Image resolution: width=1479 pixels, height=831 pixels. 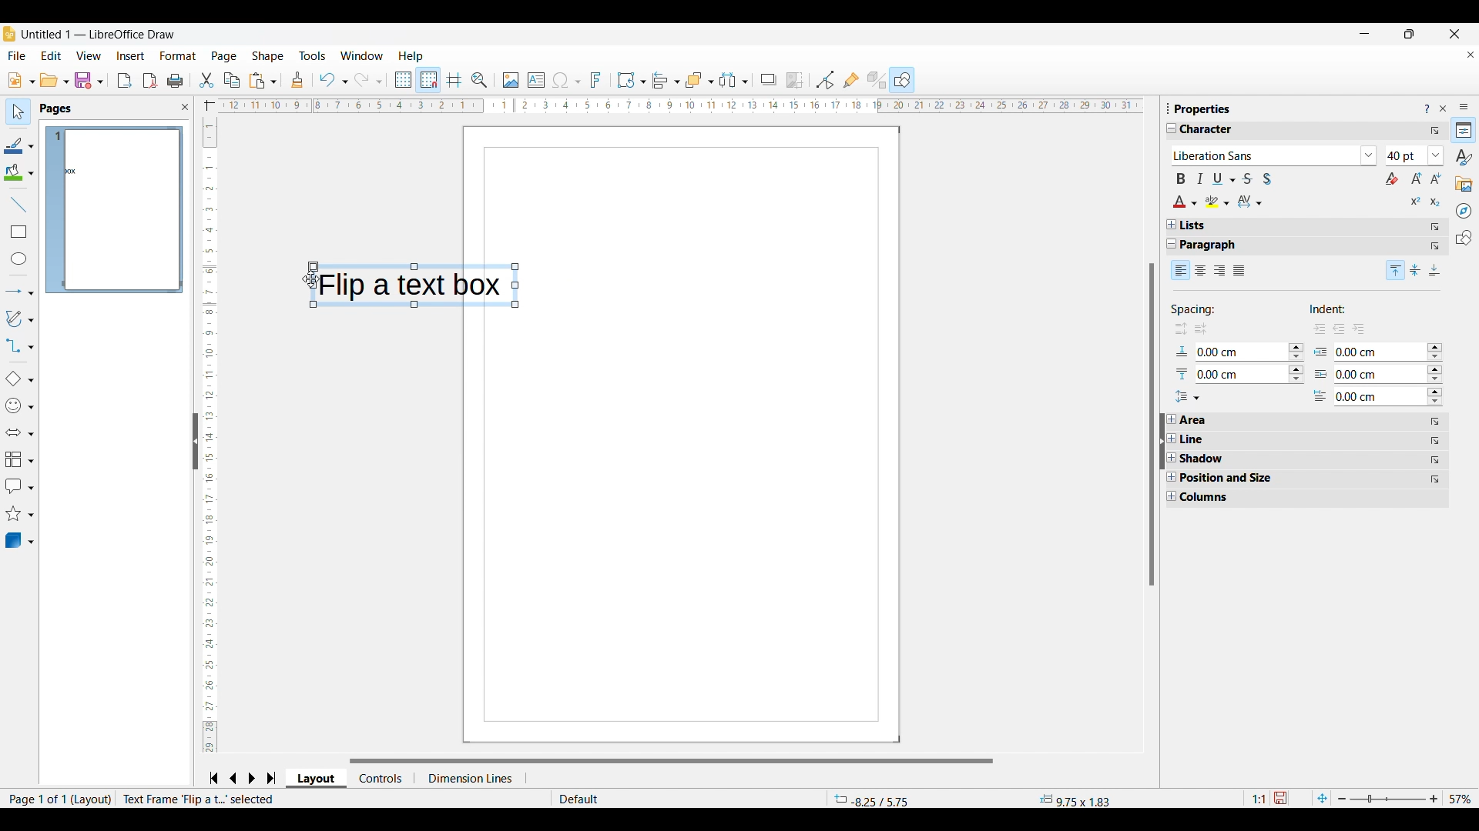 What do you see at coordinates (18, 112) in the screenshot?
I see `Select, current selection` at bounding box center [18, 112].